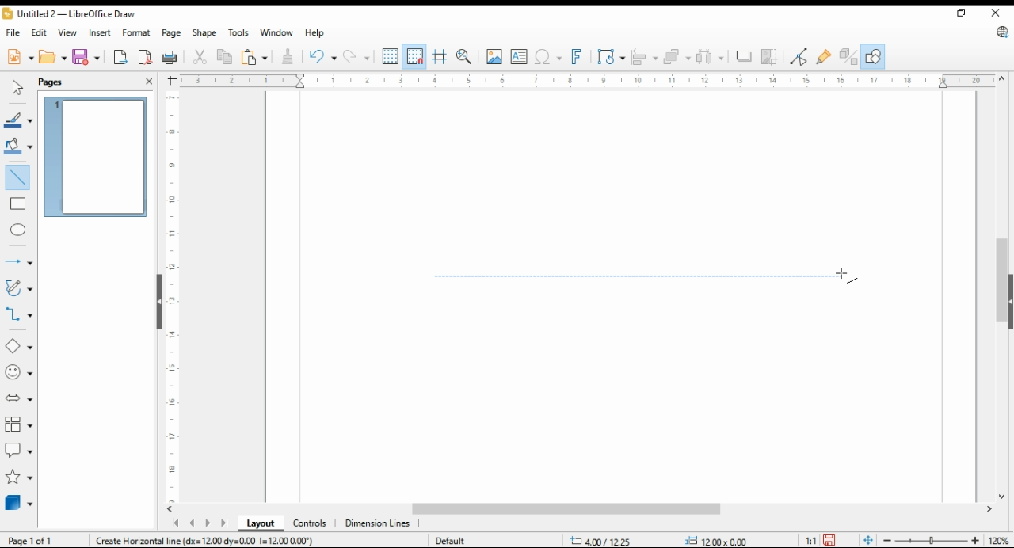 The width and height of the screenshot is (1014, 548). Describe the element at coordinates (449, 540) in the screenshot. I see `default` at that location.